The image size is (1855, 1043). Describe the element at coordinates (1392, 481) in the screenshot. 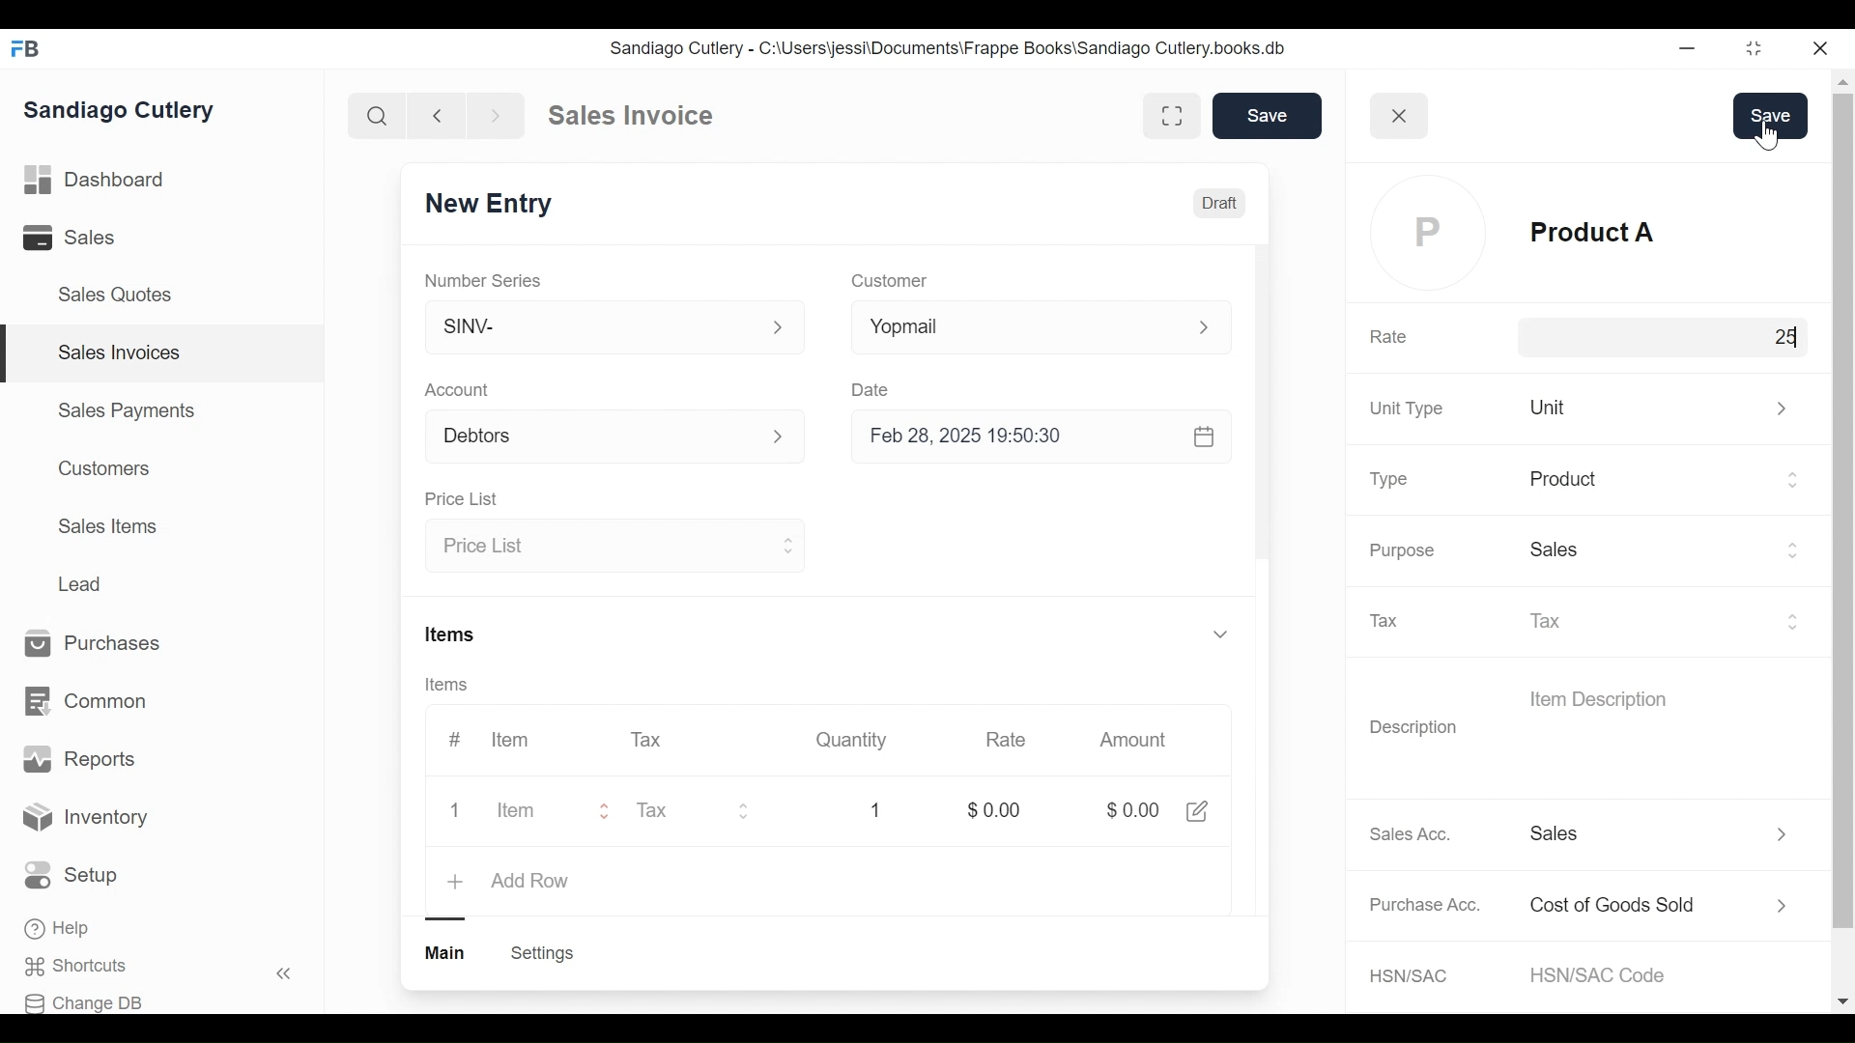

I see `Type` at that location.